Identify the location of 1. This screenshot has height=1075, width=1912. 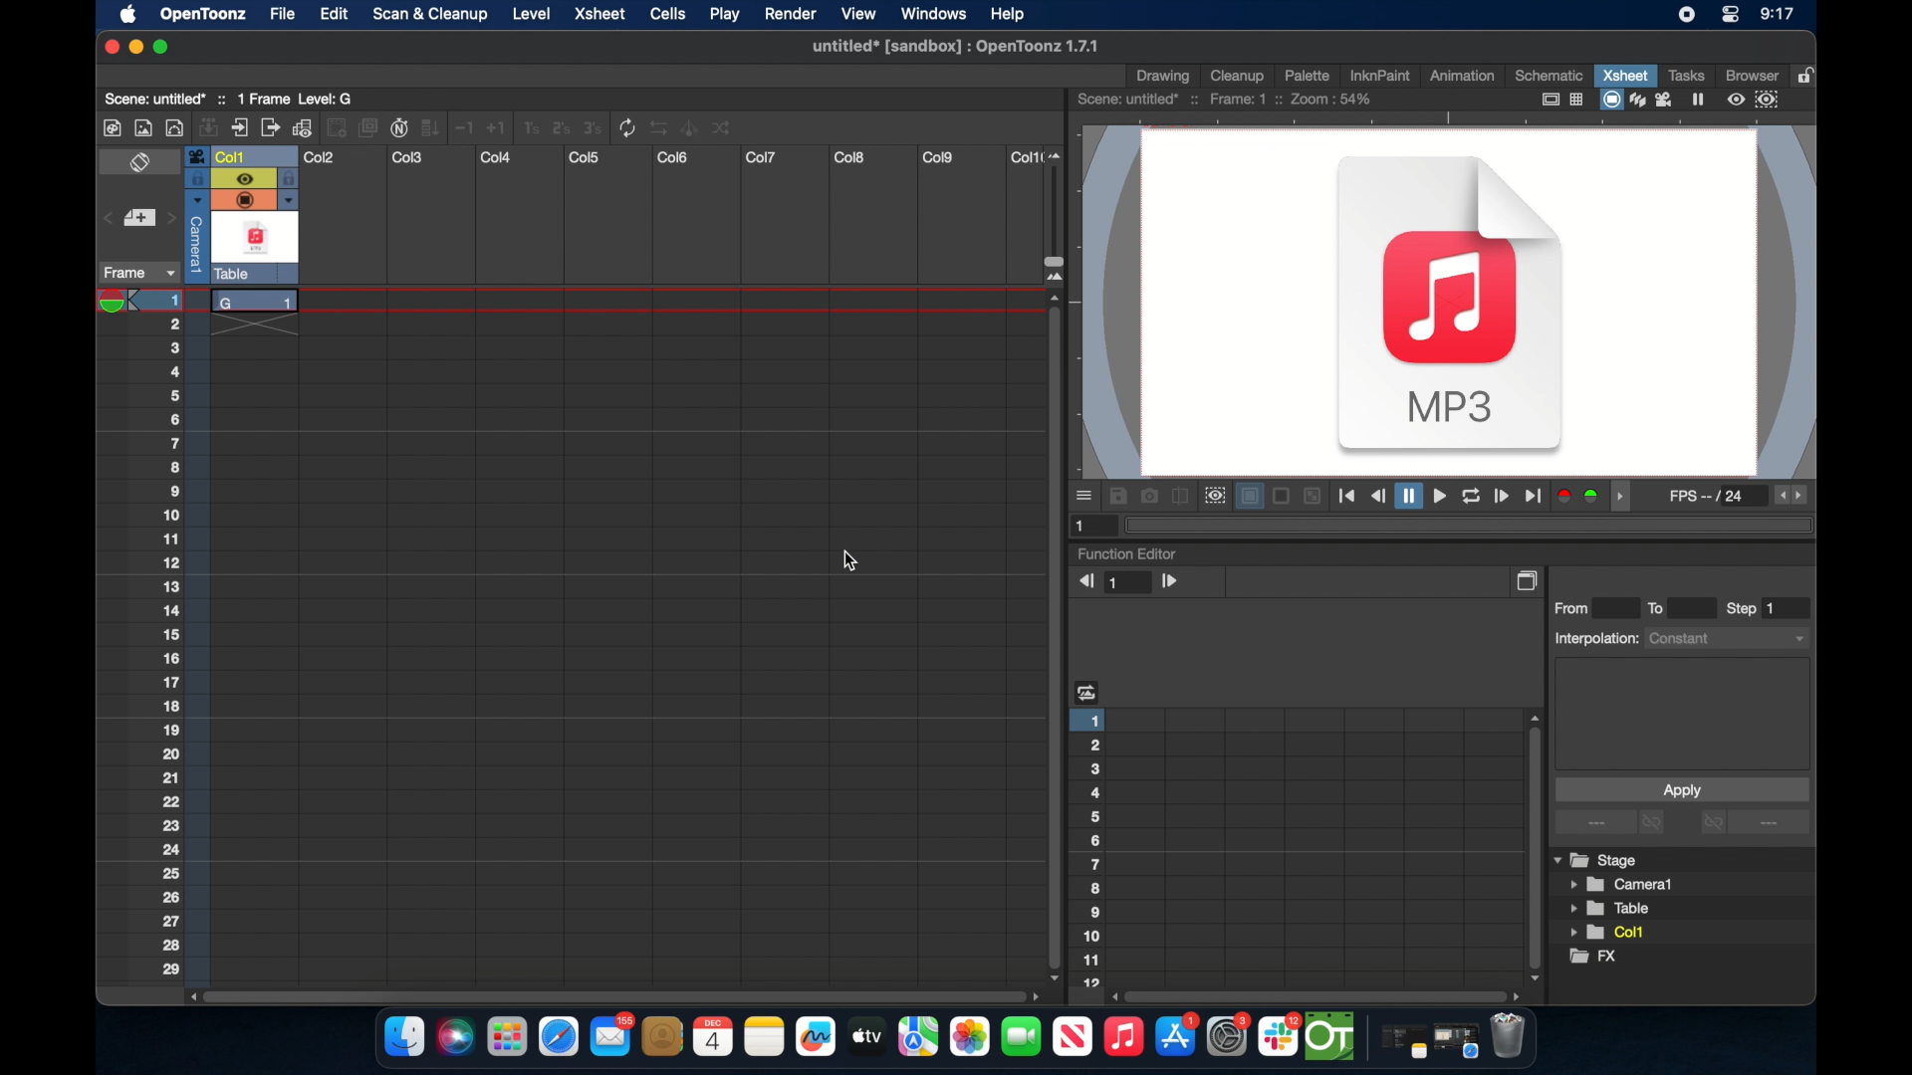
(1130, 583).